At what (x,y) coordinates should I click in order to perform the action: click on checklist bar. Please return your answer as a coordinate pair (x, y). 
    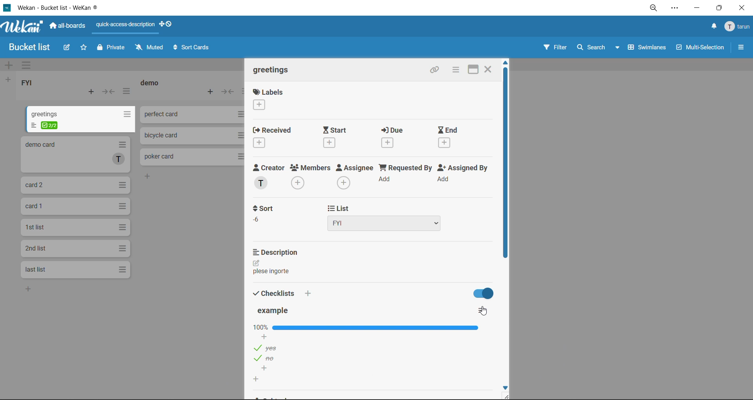
    Looking at the image, I should click on (367, 326).